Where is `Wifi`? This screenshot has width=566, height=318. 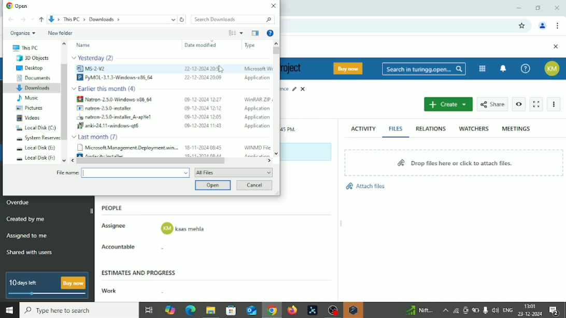 Wifi is located at coordinates (455, 310).